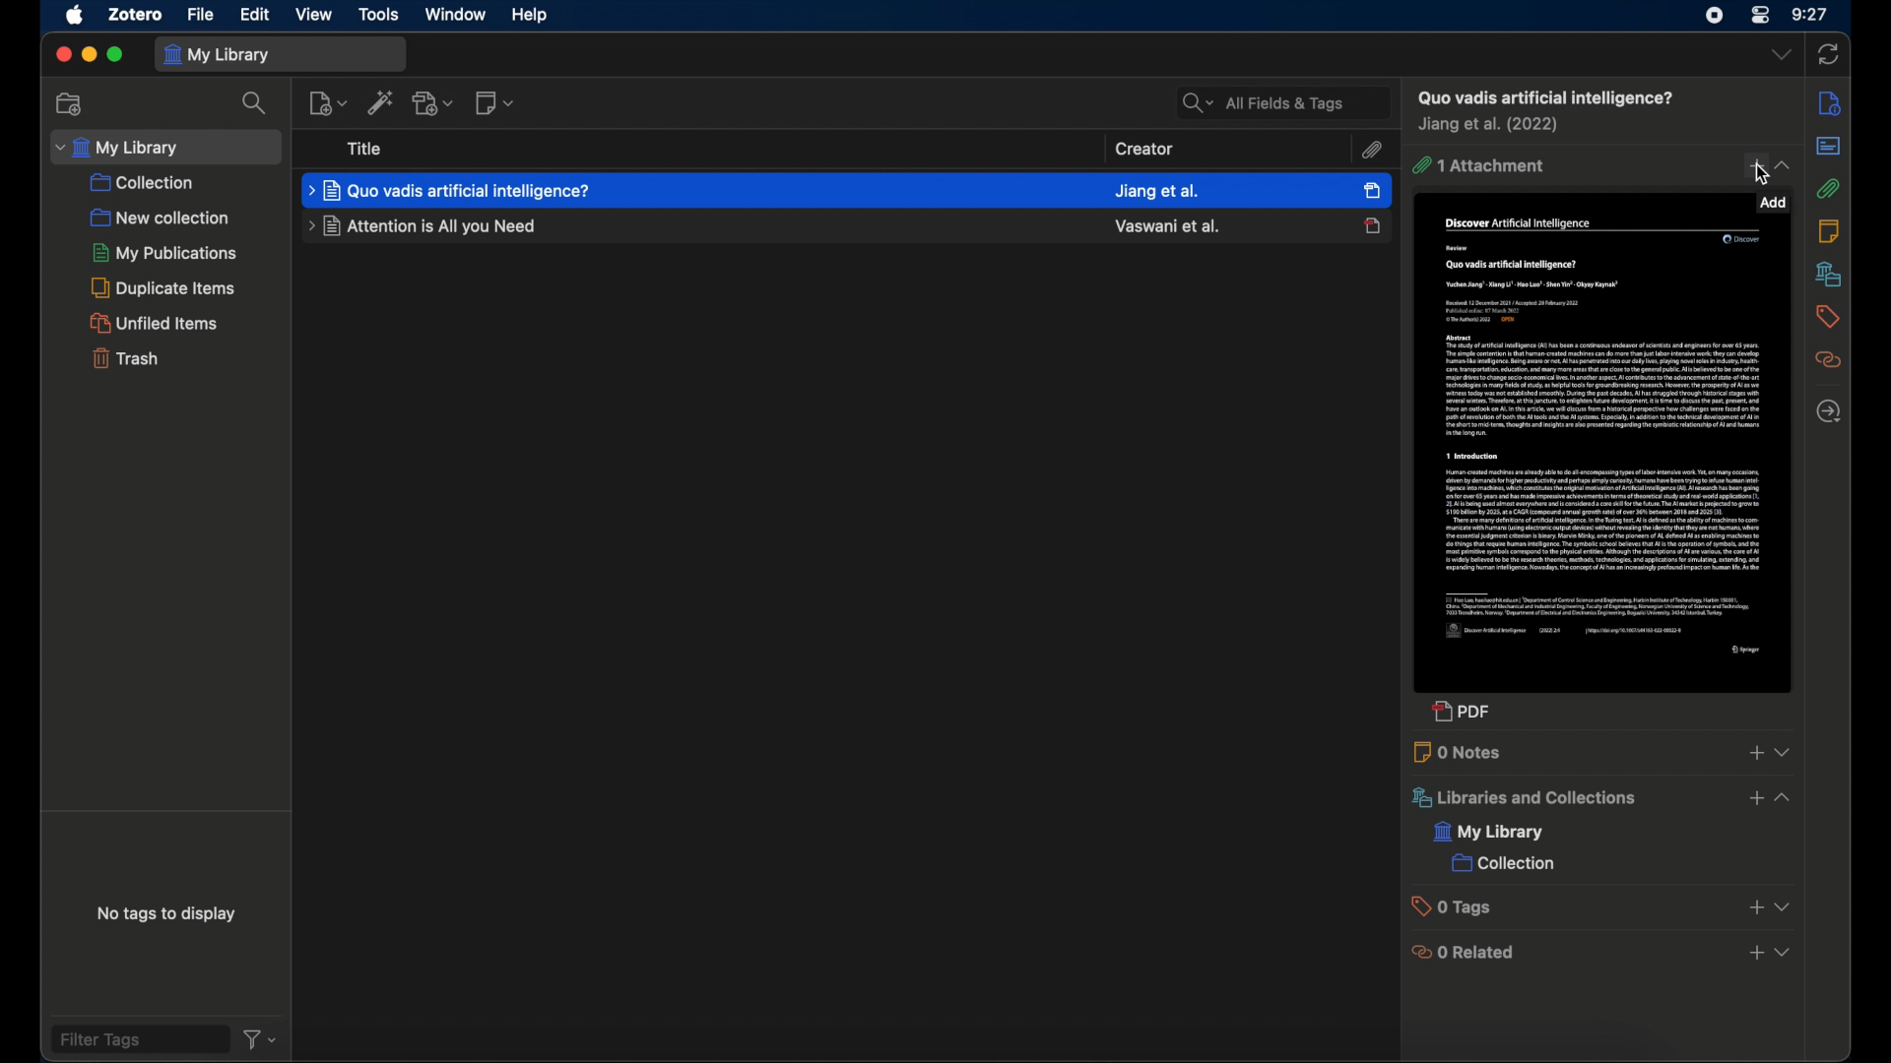  What do you see at coordinates (124, 361) in the screenshot?
I see `trash` at bounding box center [124, 361].